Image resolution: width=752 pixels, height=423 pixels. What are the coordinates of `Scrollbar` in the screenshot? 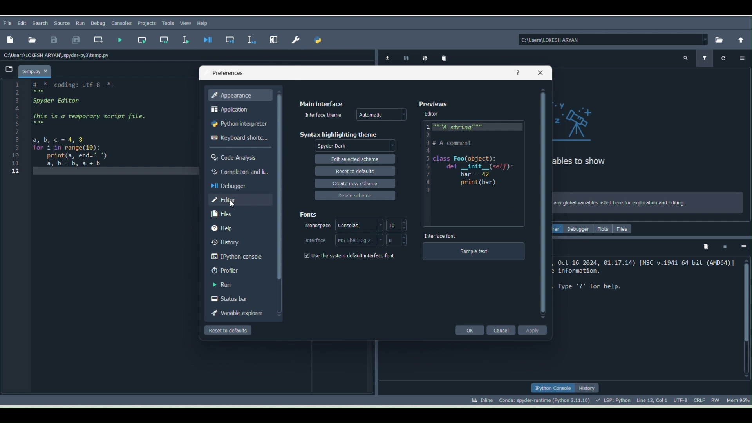 It's located at (542, 203).